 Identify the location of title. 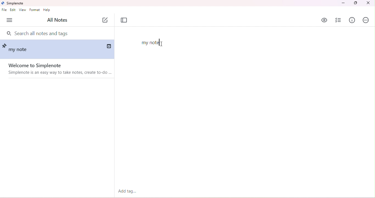
(13, 3).